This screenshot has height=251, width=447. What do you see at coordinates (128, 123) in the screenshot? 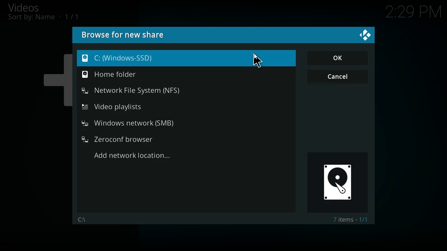
I see `Y2 Windows network (SMB)` at bounding box center [128, 123].